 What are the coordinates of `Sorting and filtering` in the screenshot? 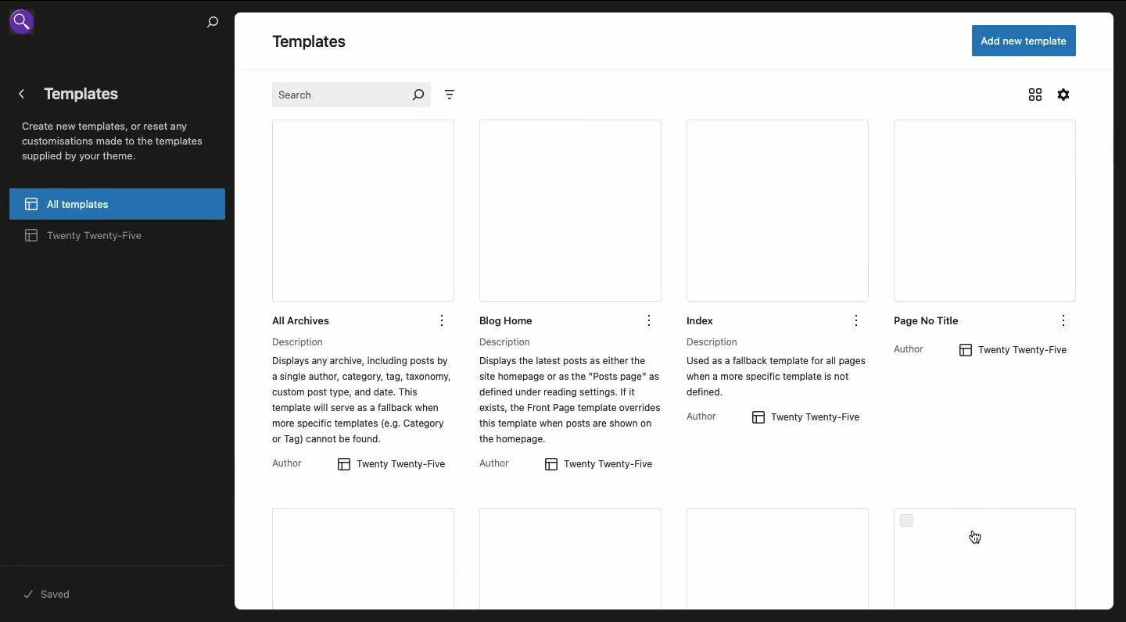 It's located at (457, 95).